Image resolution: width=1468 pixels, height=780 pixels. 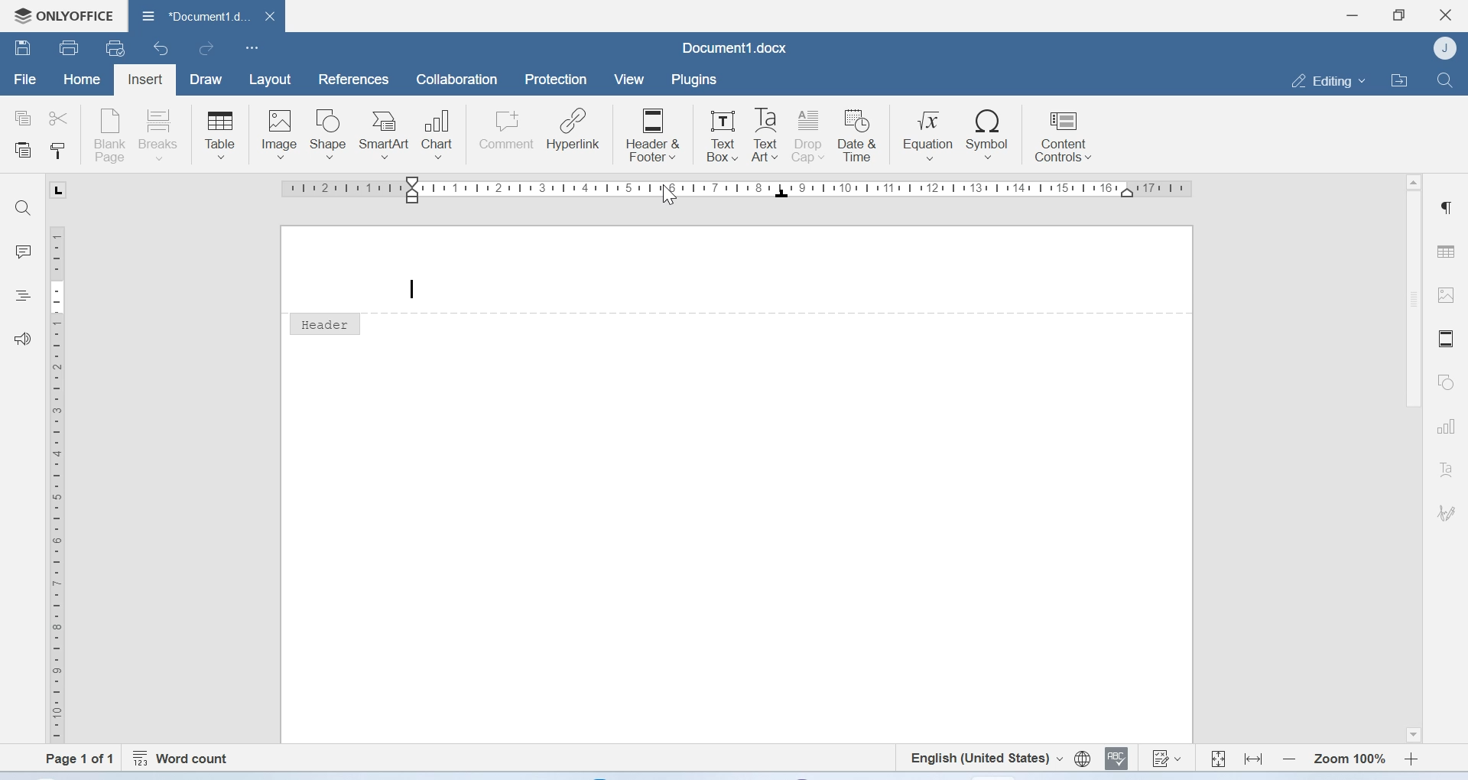 What do you see at coordinates (709, 132) in the screenshot?
I see `Text Box` at bounding box center [709, 132].